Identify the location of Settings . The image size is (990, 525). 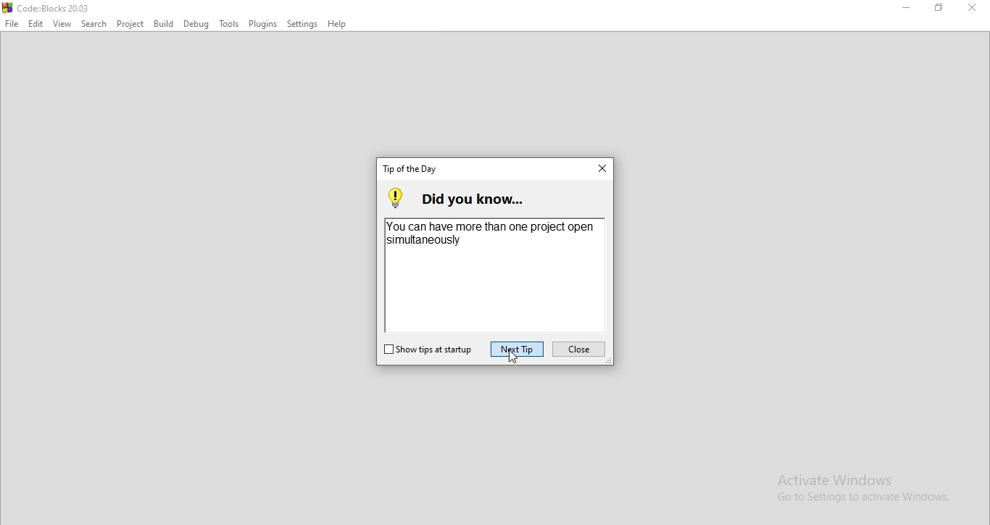
(300, 23).